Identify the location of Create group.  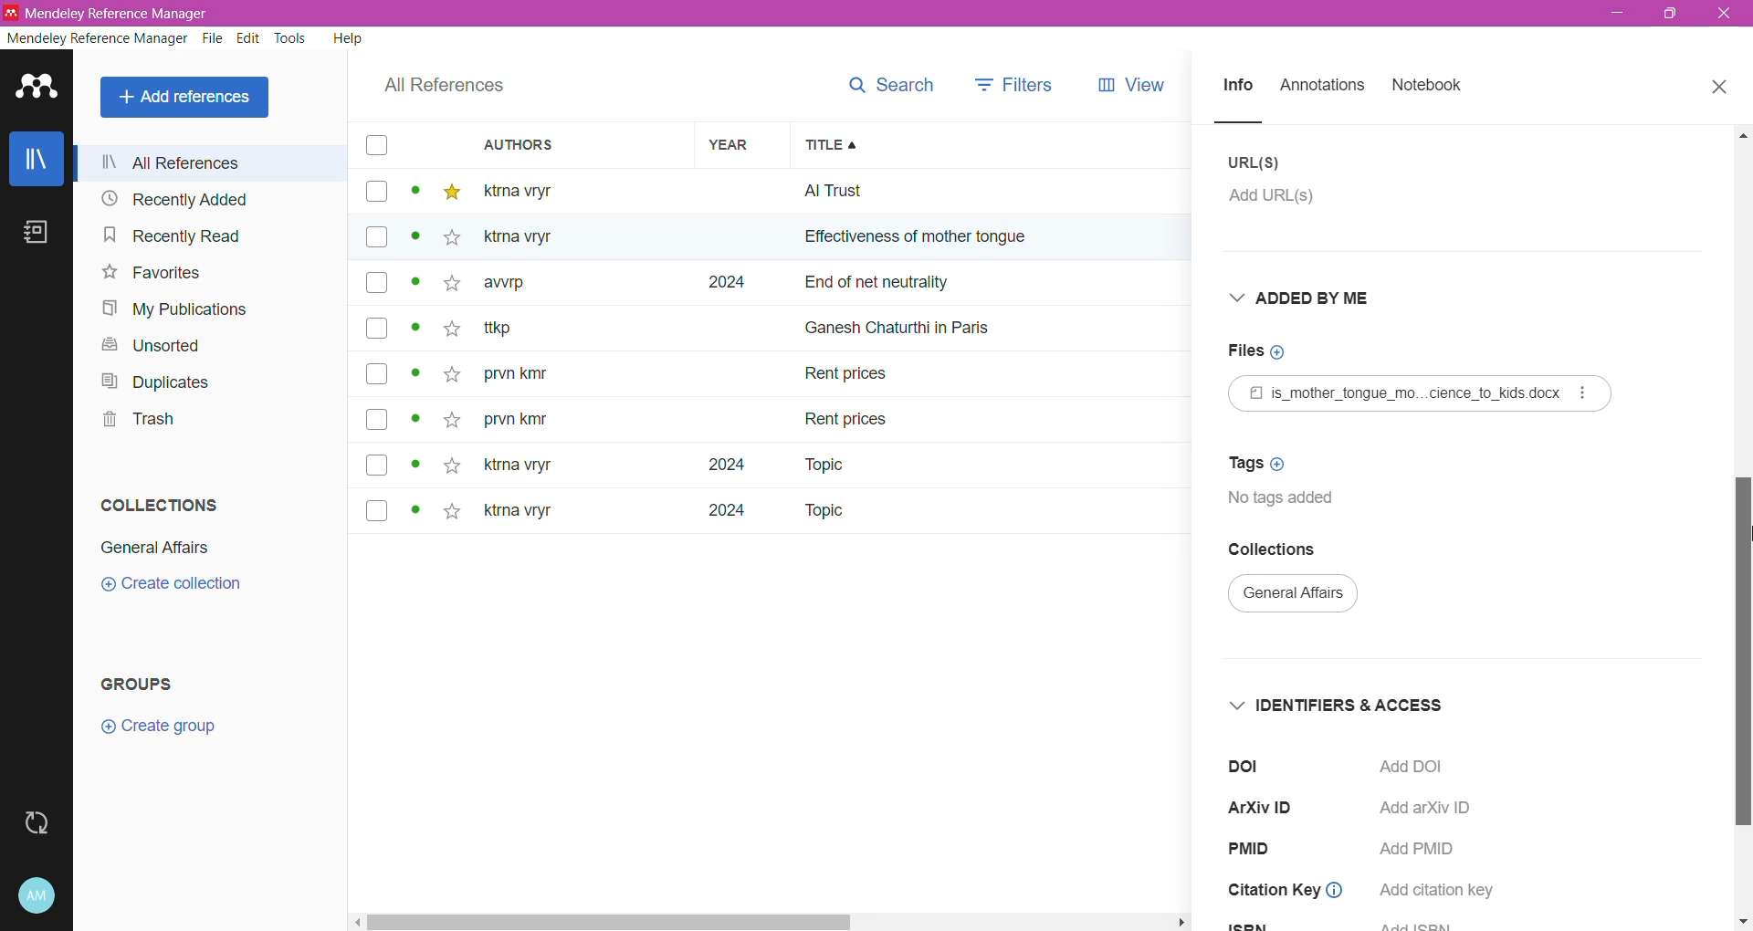
(158, 727).